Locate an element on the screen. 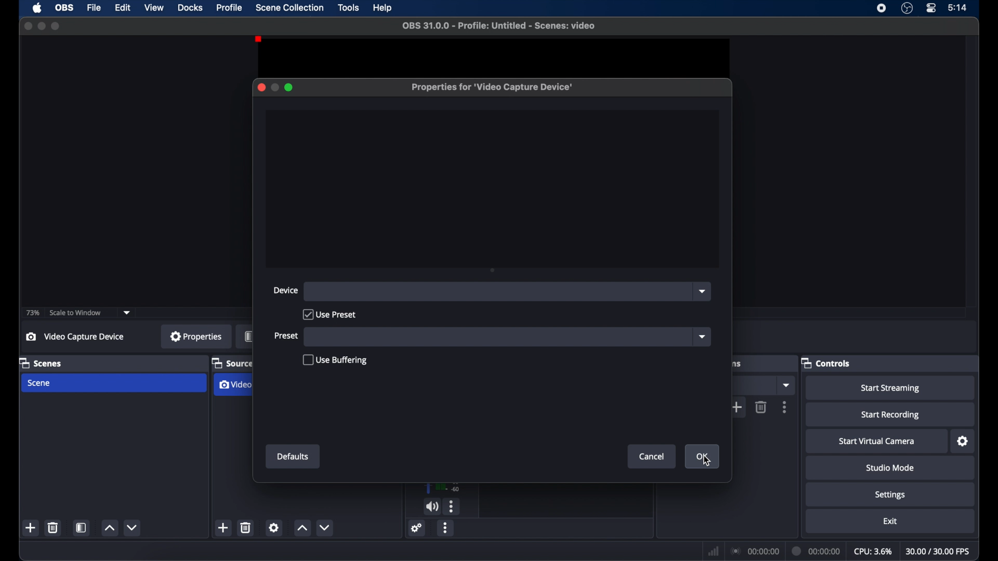 This screenshot has height=561, width=998. decrement is located at coordinates (133, 527).